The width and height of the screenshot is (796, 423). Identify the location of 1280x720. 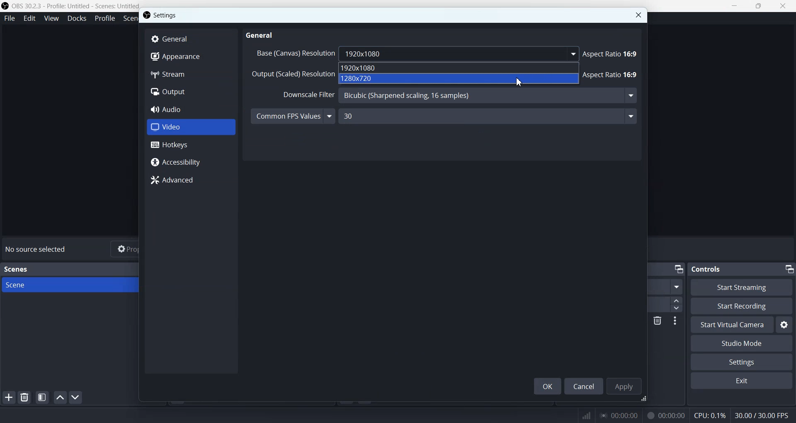
(460, 79).